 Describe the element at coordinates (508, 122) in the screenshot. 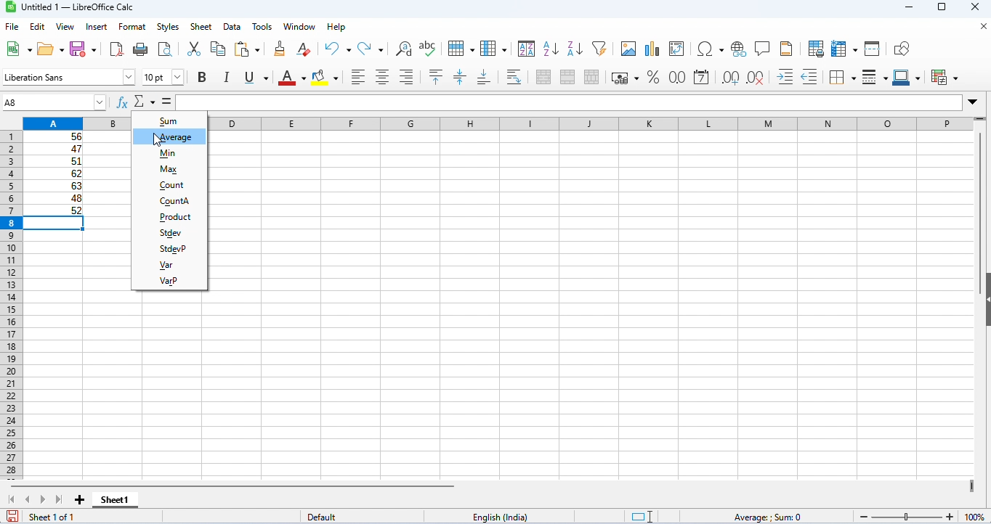

I see `column headings` at that location.